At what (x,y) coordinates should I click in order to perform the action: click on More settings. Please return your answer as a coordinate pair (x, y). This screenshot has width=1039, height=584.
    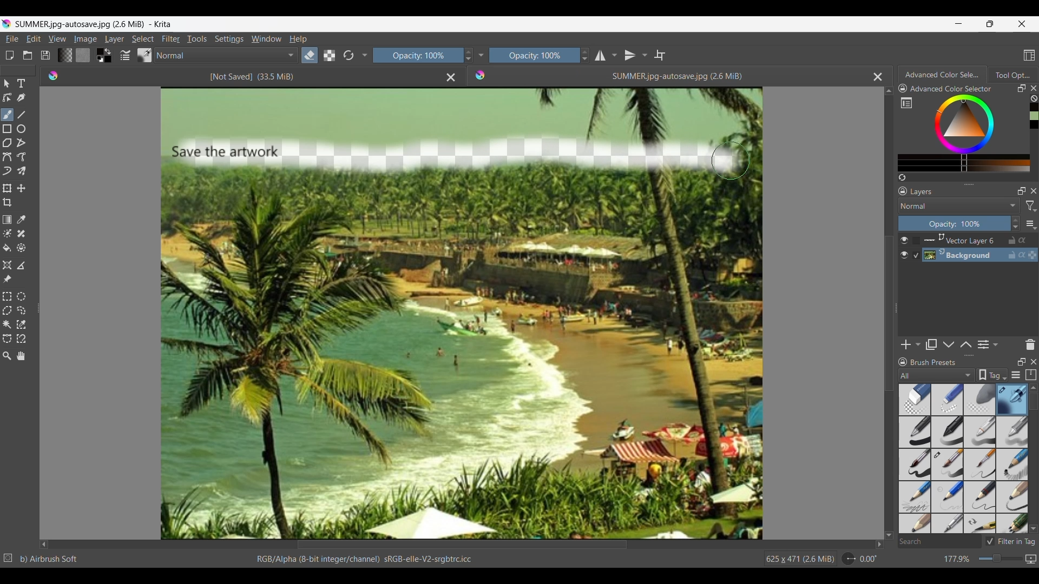
    Looking at the image, I should click on (1030, 223).